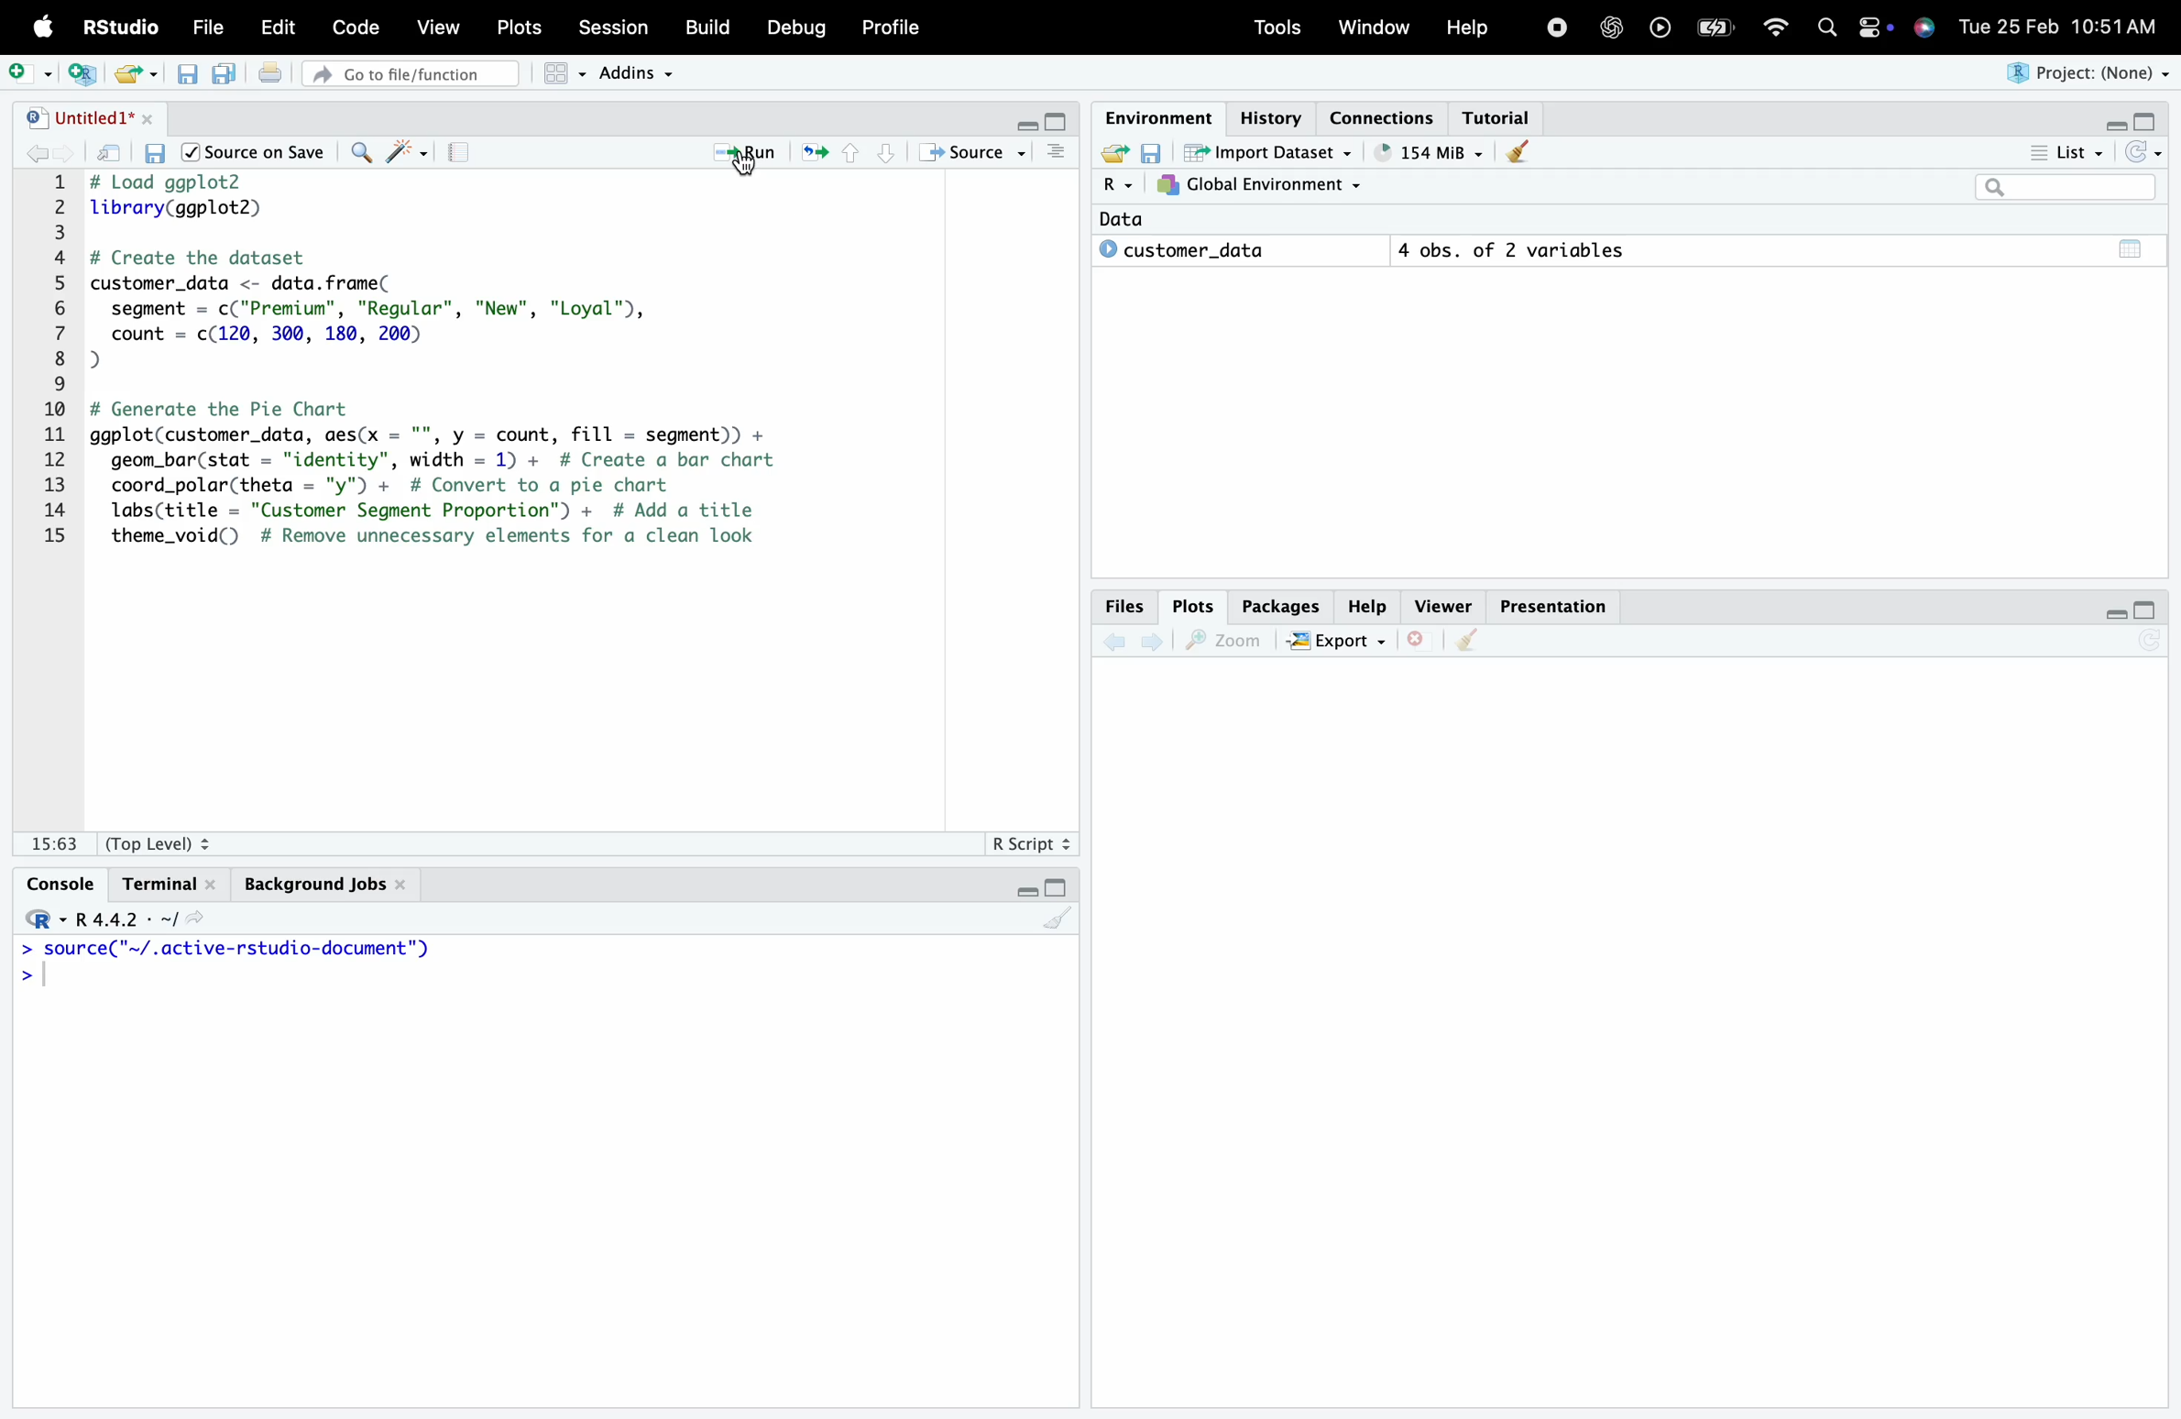 The width and height of the screenshot is (2181, 1419). Describe the element at coordinates (1508, 152) in the screenshot. I see `clear` at that location.